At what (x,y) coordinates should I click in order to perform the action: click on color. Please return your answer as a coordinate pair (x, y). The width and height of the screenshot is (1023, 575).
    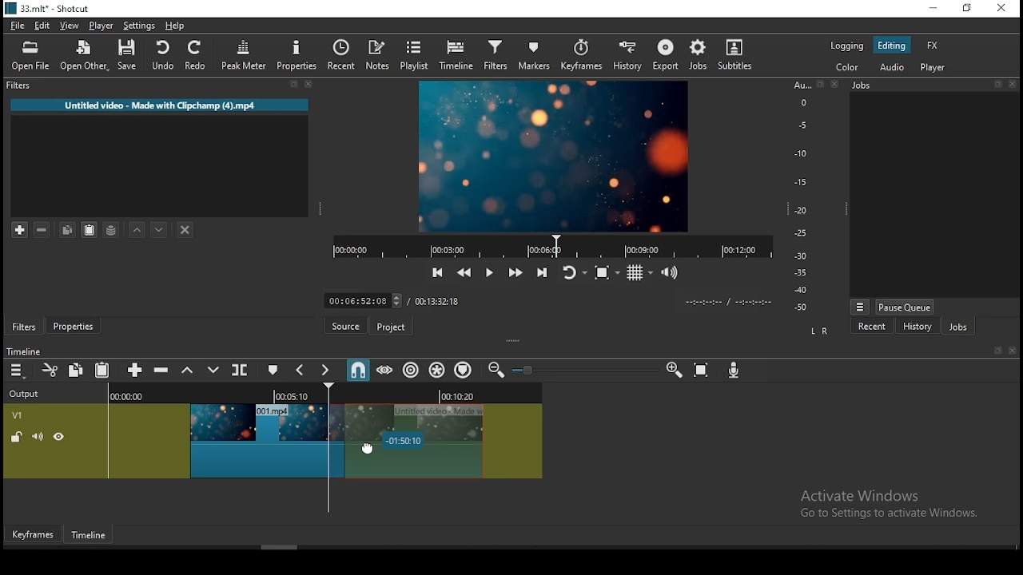
    Looking at the image, I should click on (840, 69).